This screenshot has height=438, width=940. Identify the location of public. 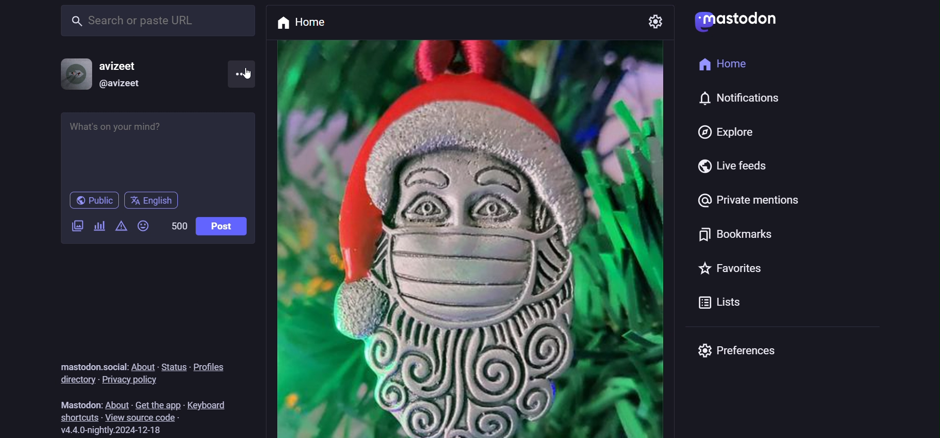
(91, 201).